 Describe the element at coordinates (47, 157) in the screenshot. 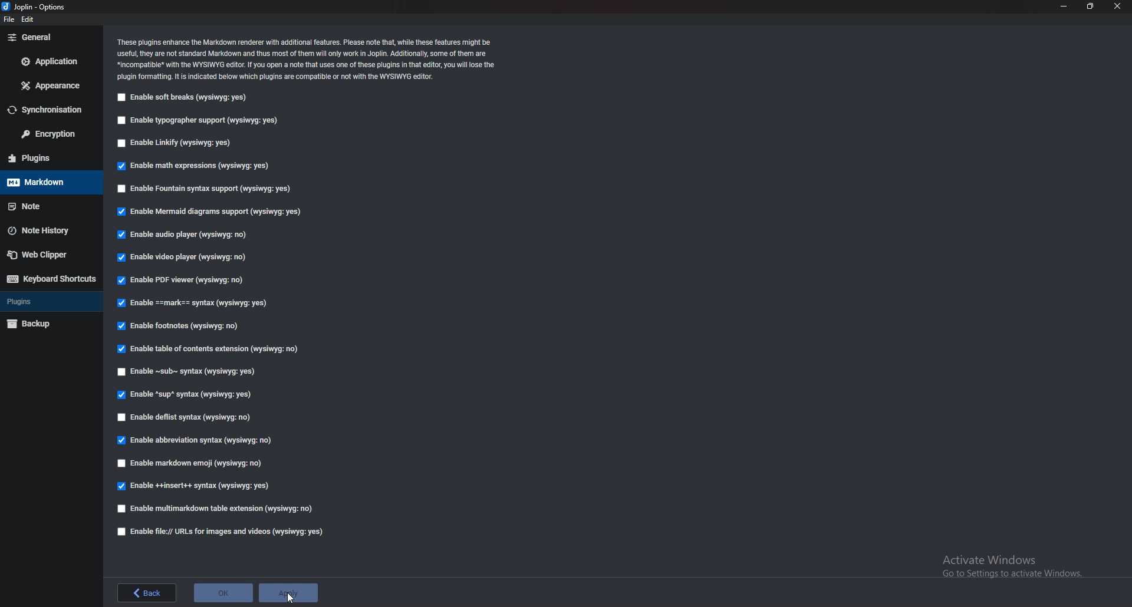

I see `Plugins` at that location.